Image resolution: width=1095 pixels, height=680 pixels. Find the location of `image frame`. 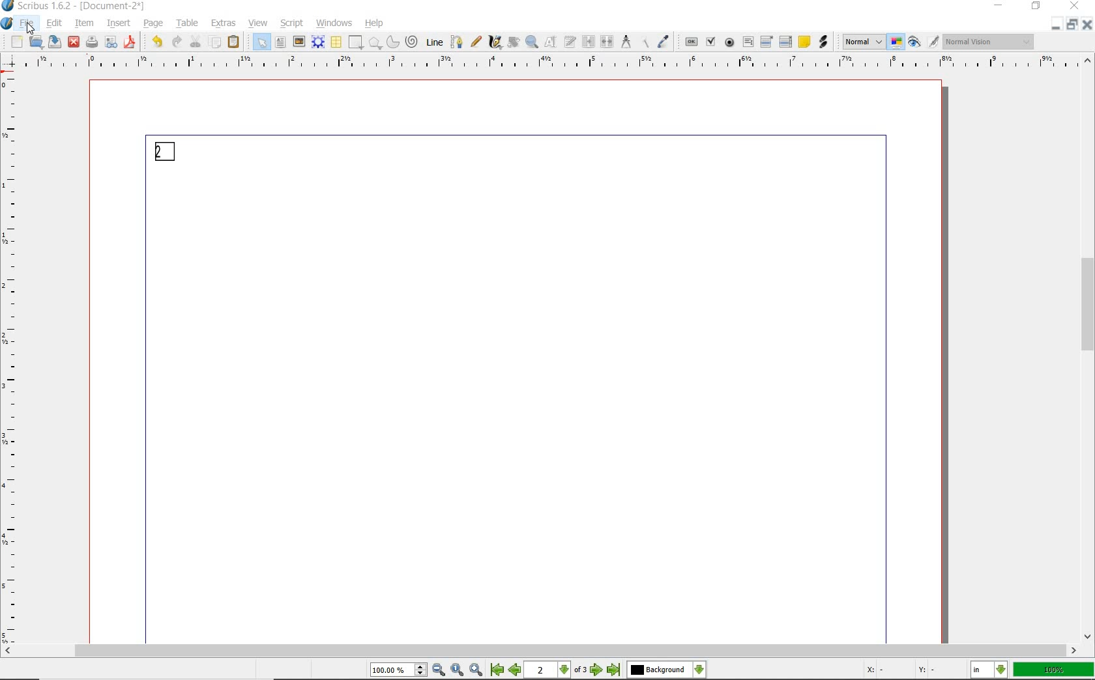

image frame is located at coordinates (298, 42).